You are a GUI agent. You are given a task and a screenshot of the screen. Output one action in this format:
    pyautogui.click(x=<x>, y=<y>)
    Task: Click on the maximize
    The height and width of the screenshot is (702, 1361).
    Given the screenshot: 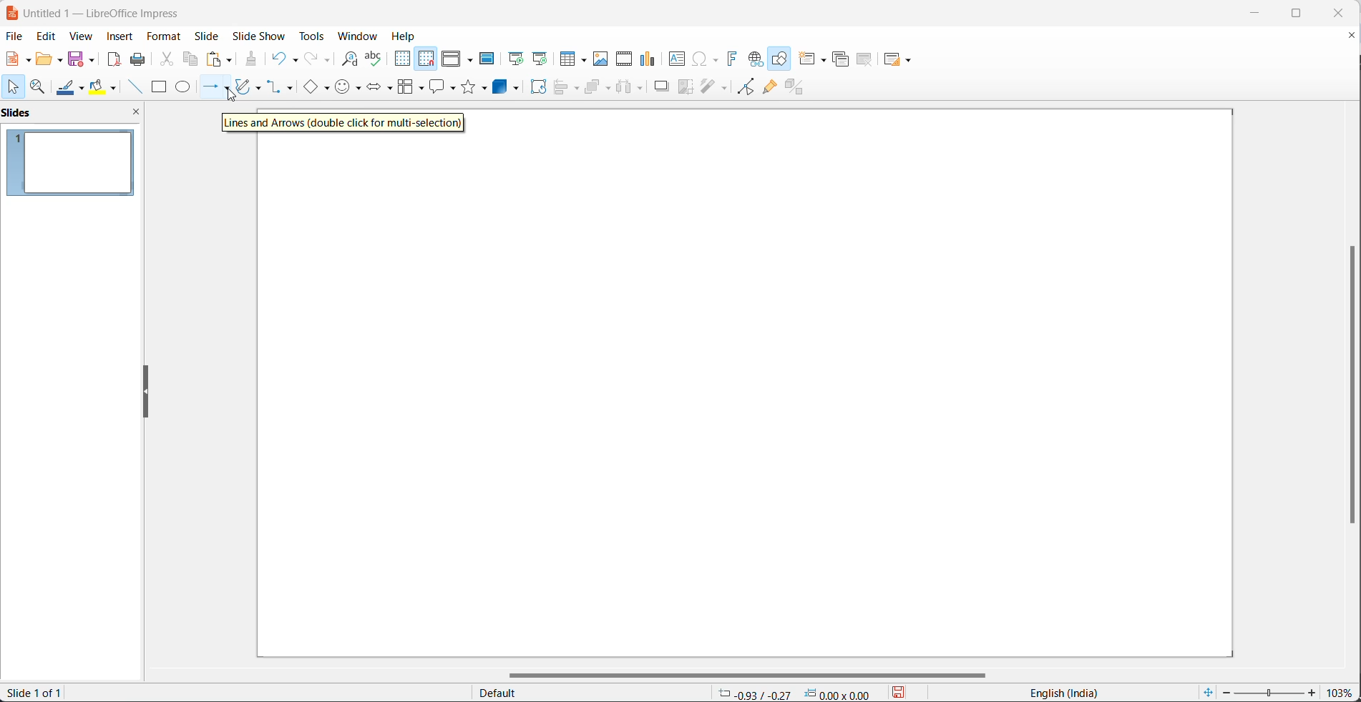 What is the action you would take?
    pyautogui.click(x=1305, y=13)
    